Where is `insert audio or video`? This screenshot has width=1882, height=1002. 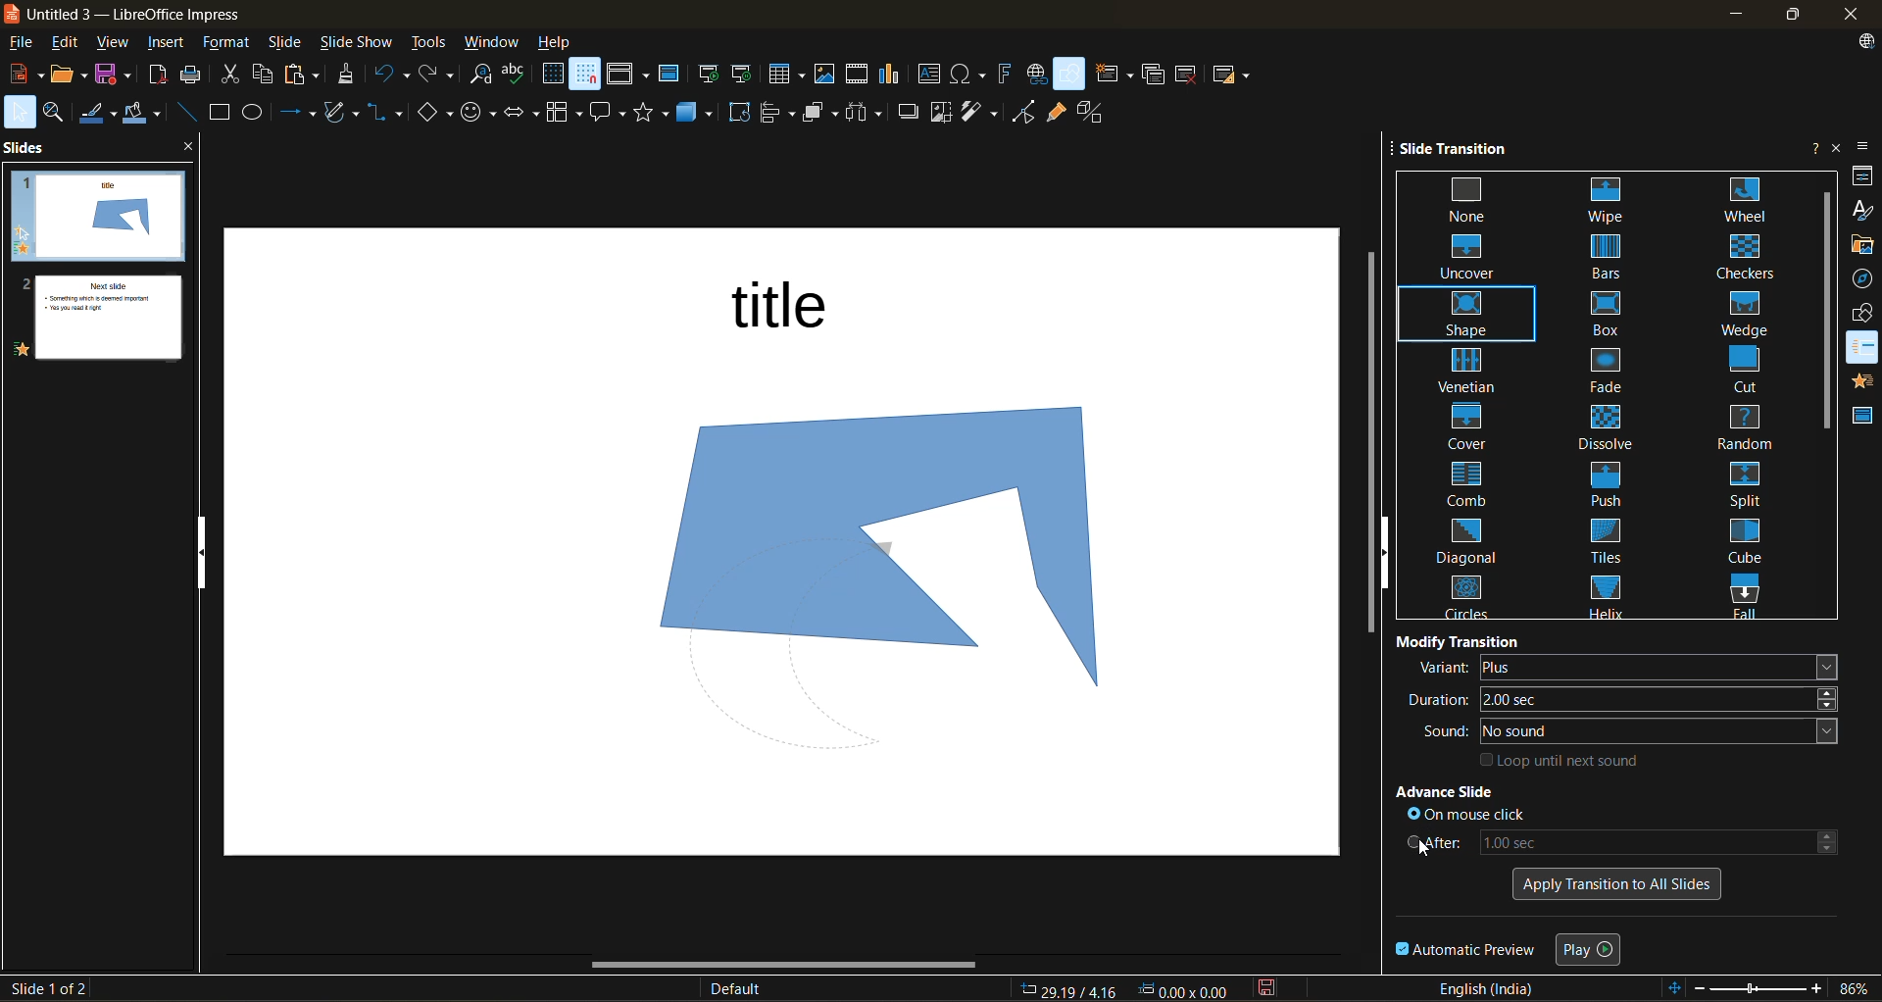
insert audio or video is located at coordinates (860, 78).